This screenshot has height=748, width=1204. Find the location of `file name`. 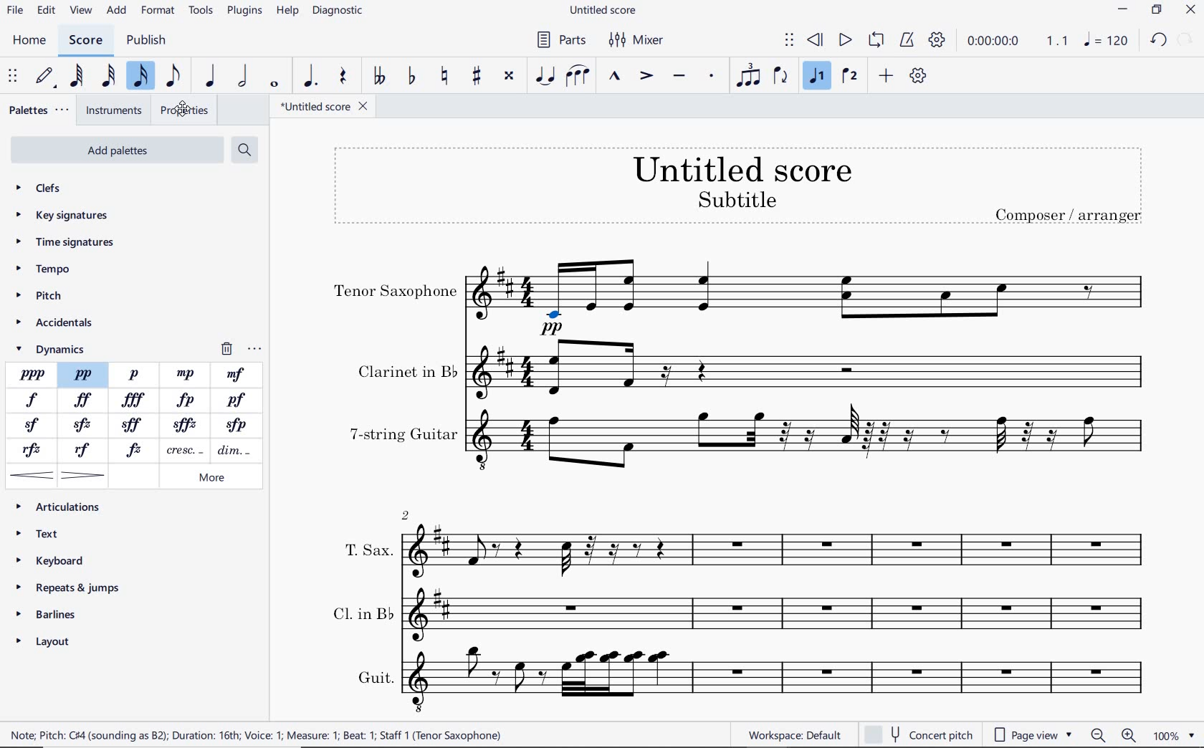

file name is located at coordinates (325, 107).